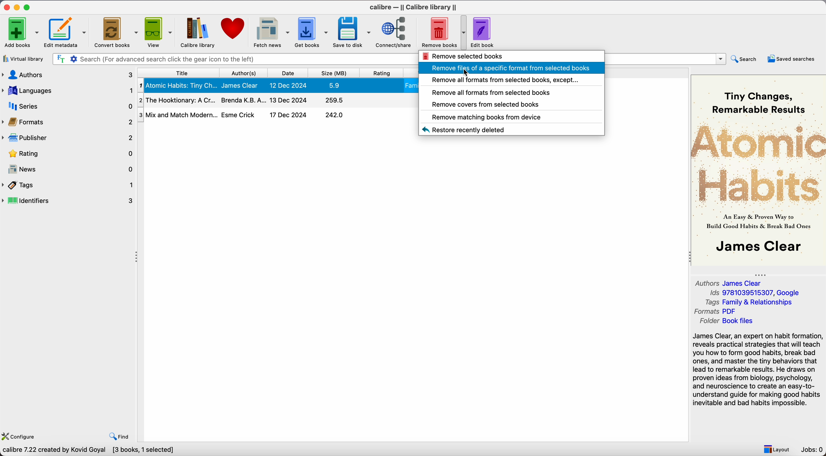 This screenshot has height=456, width=826. What do you see at coordinates (233, 28) in the screenshot?
I see `donate` at bounding box center [233, 28].